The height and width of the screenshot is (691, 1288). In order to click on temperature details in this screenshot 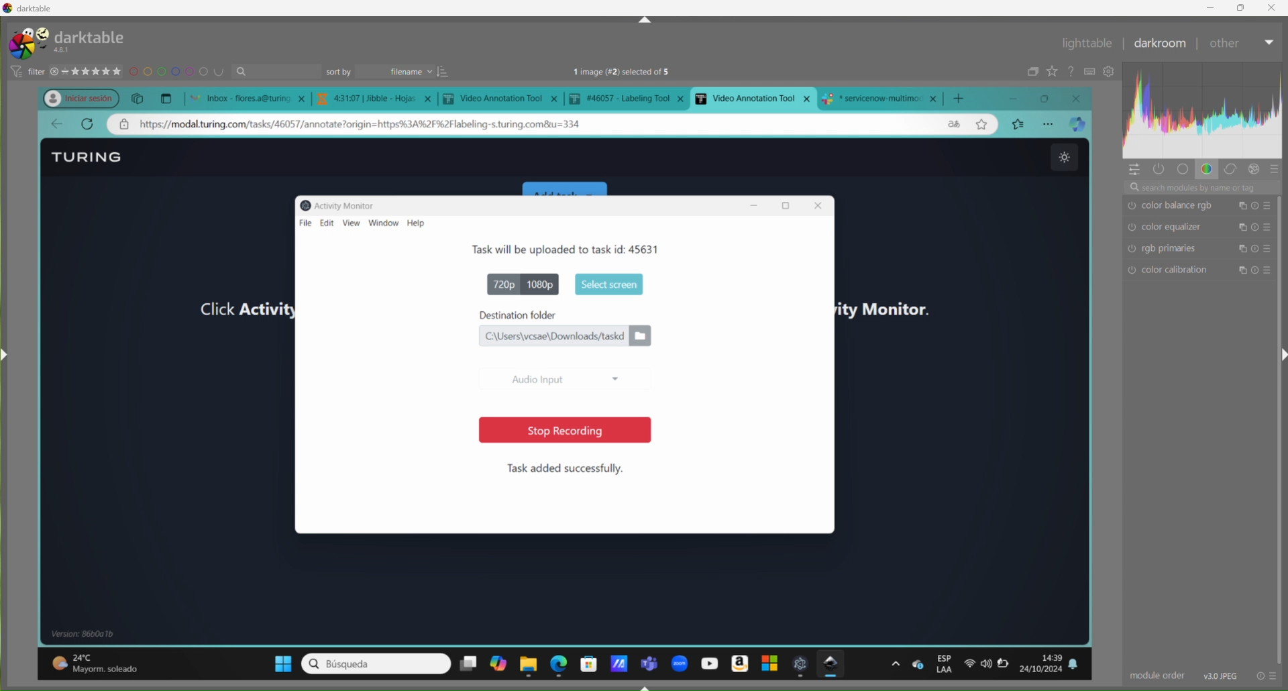, I will do `click(103, 659)`.